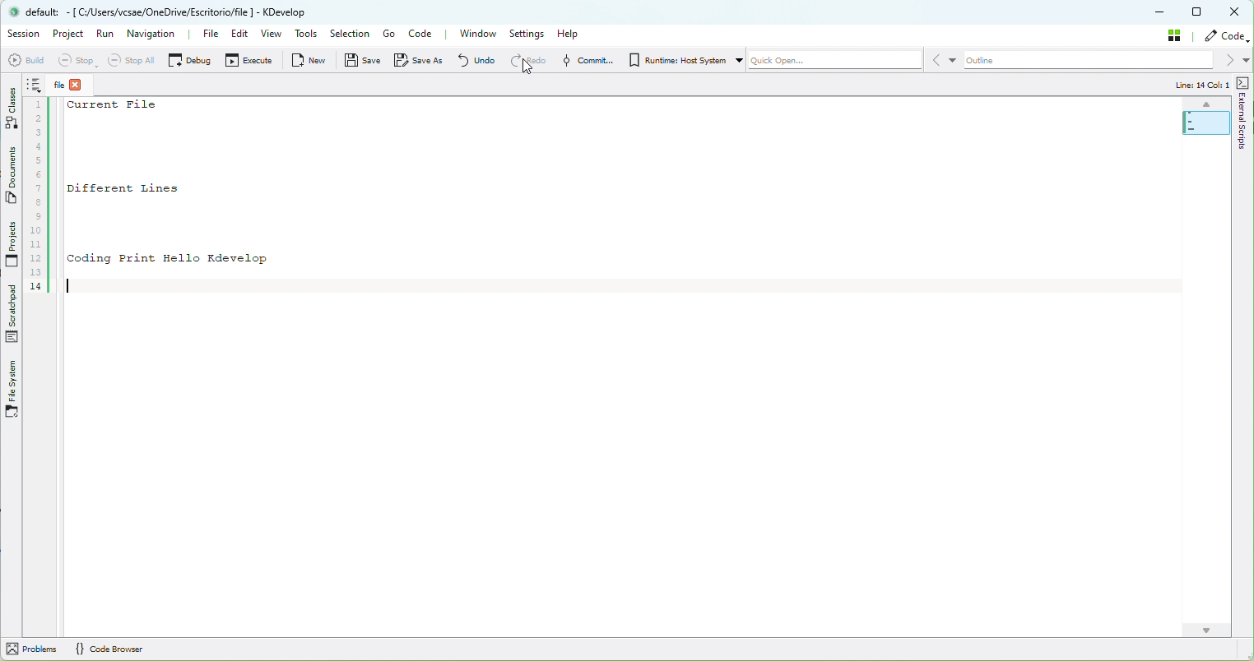 The image size is (1254, 661). I want to click on Projects, so click(15, 242).